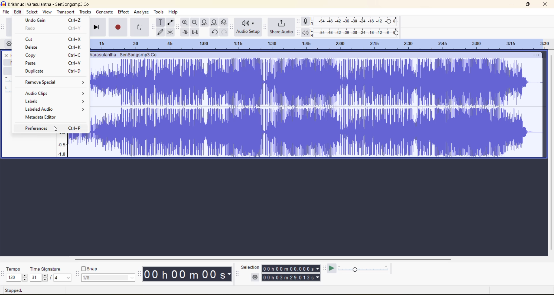 This screenshot has width=554, height=295. I want to click on delete track, so click(7, 55).